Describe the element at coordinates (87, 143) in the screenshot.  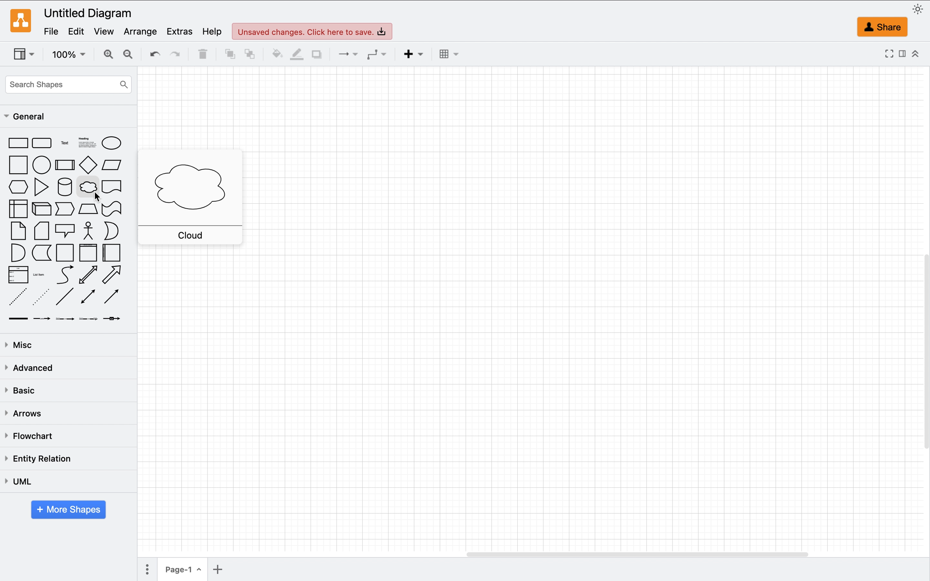
I see `heading` at that location.